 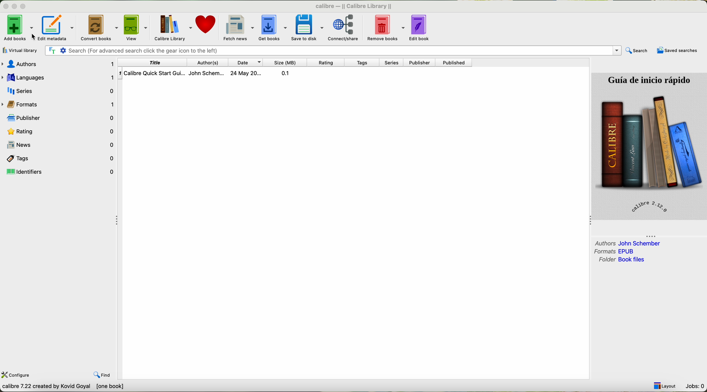 I want to click on tags, so click(x=361, y=63).